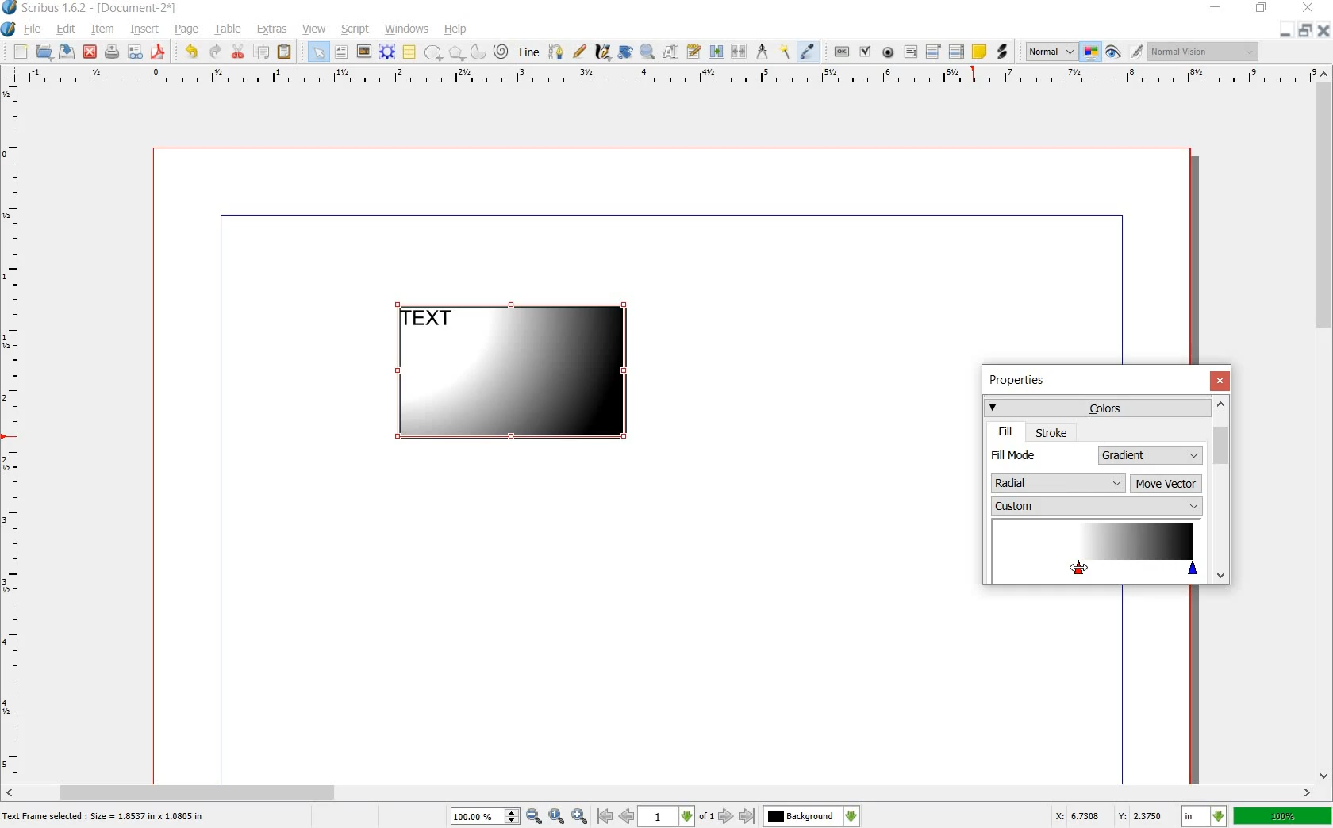 The height and width of the screenshot is (828, 1333). I want to click on glowing effect added to a shape, so click(520, 374).